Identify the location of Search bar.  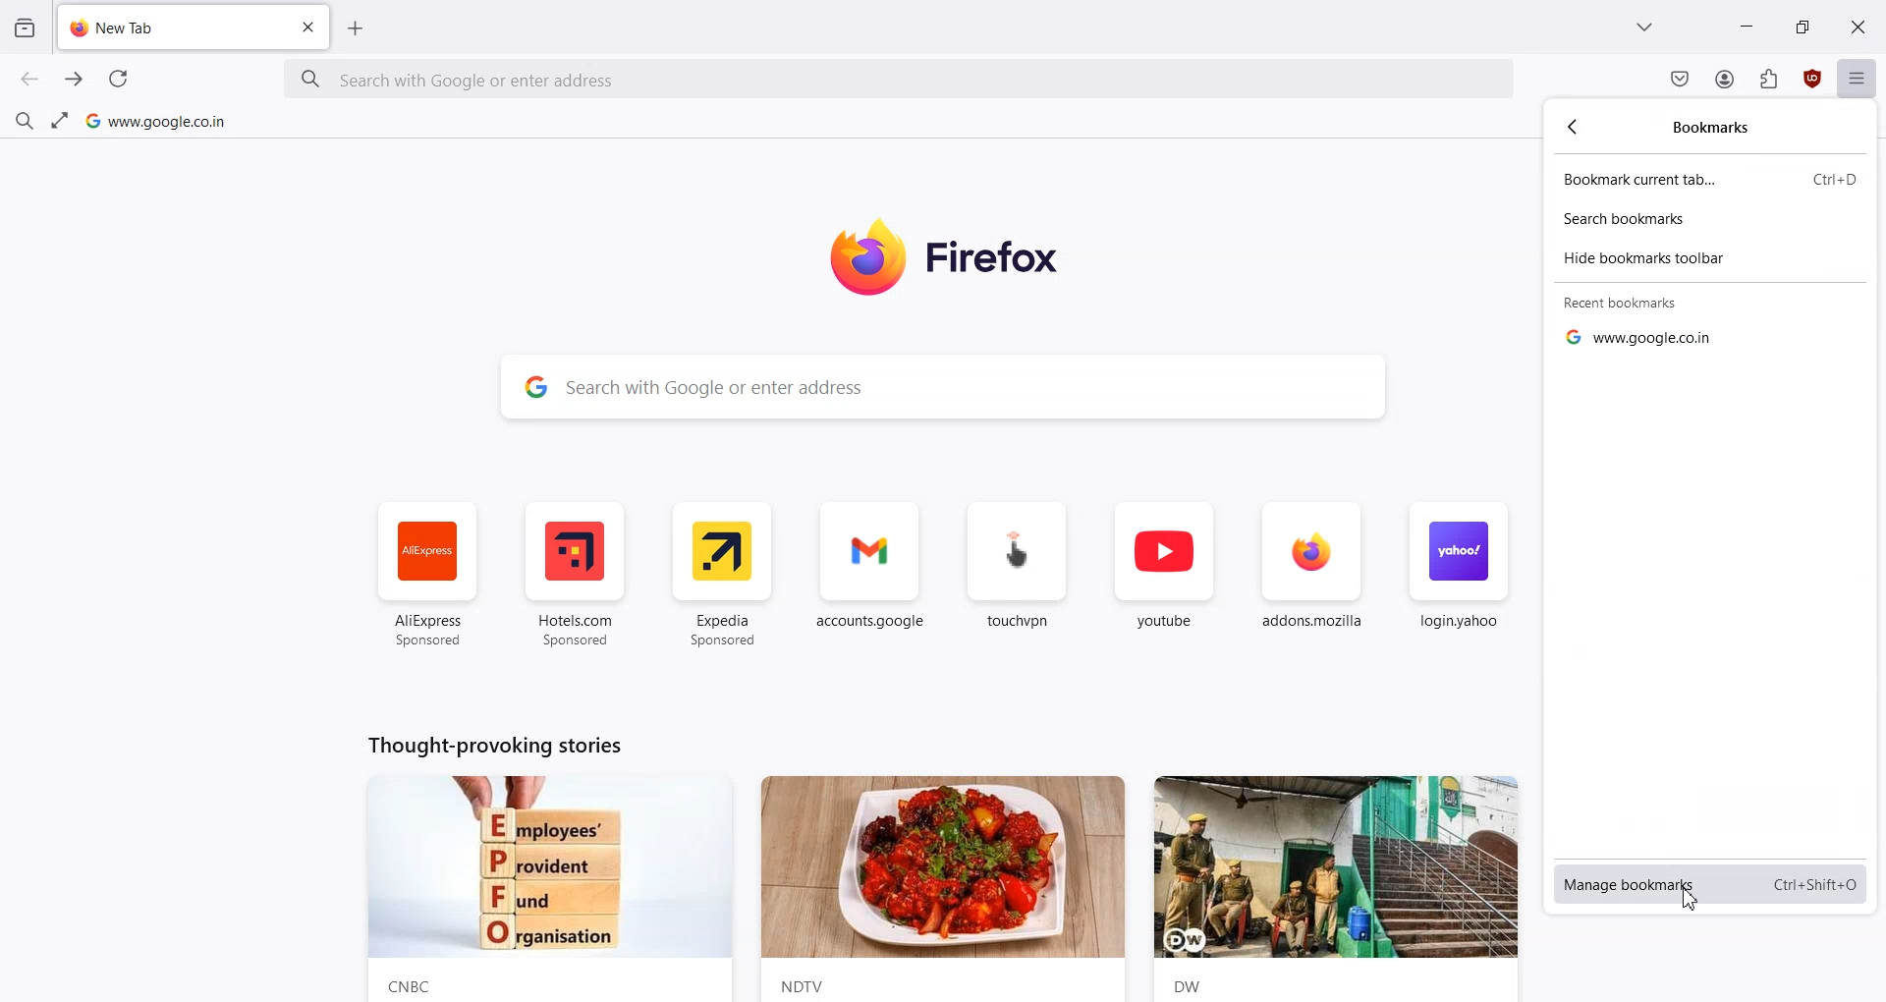
(900, 81).